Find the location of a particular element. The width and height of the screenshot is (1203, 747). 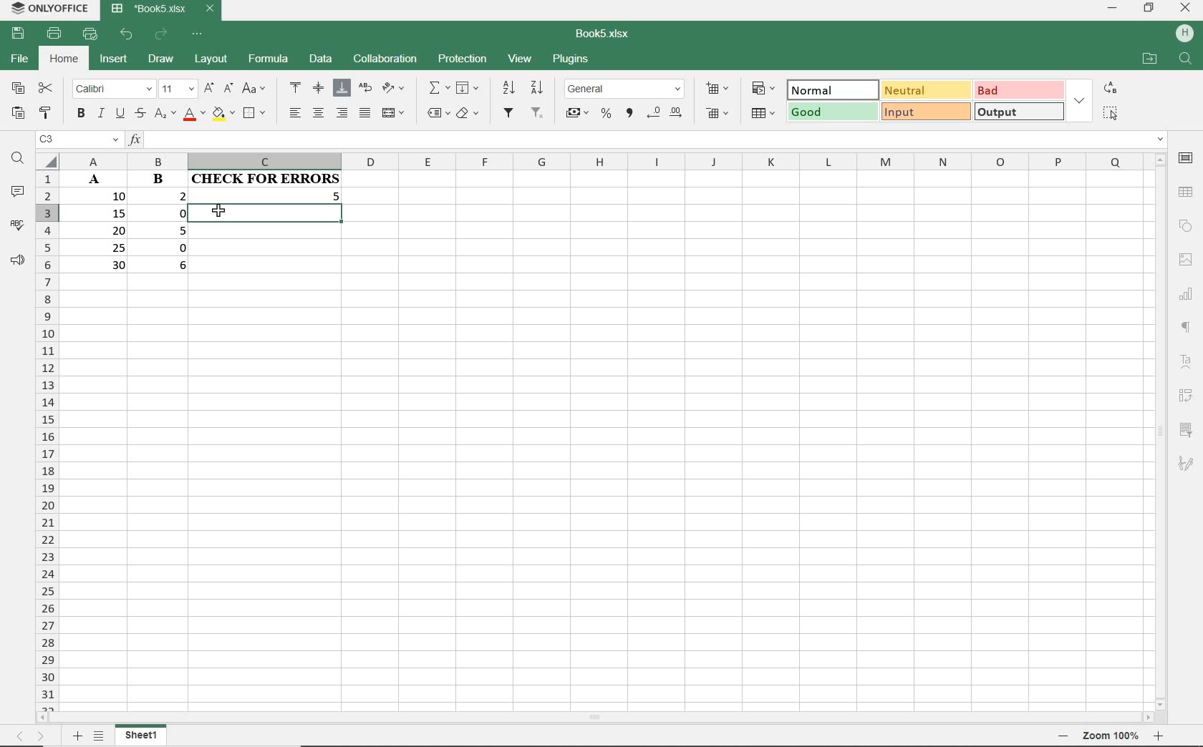

NAMED RANGES is located at coordinates (435, 112).